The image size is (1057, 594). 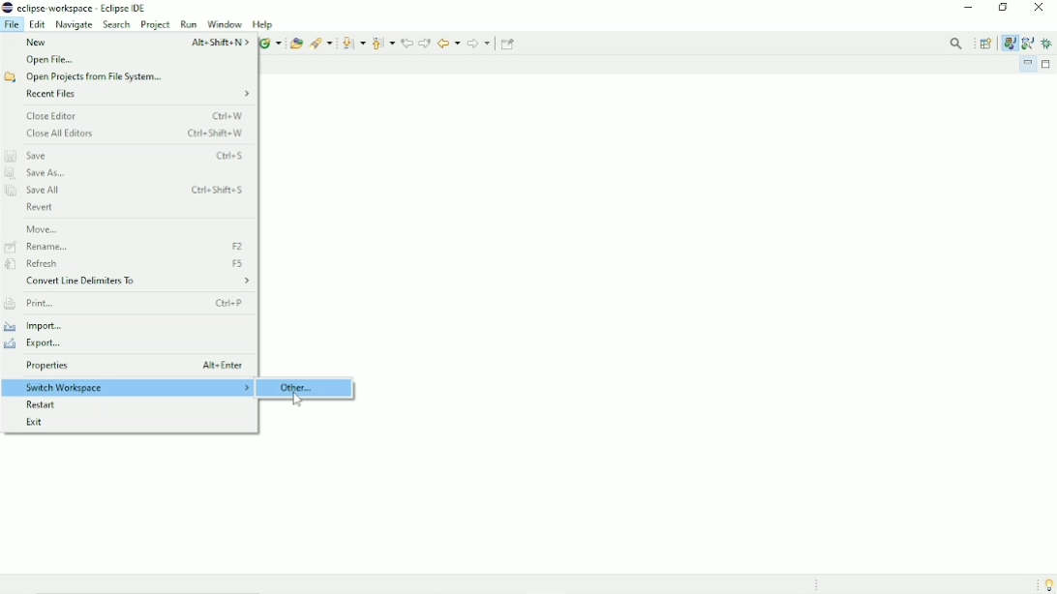 What do you see at coordinates (127, 155) in the screenshot?
I see `Save` at bounding box center [127, 155].